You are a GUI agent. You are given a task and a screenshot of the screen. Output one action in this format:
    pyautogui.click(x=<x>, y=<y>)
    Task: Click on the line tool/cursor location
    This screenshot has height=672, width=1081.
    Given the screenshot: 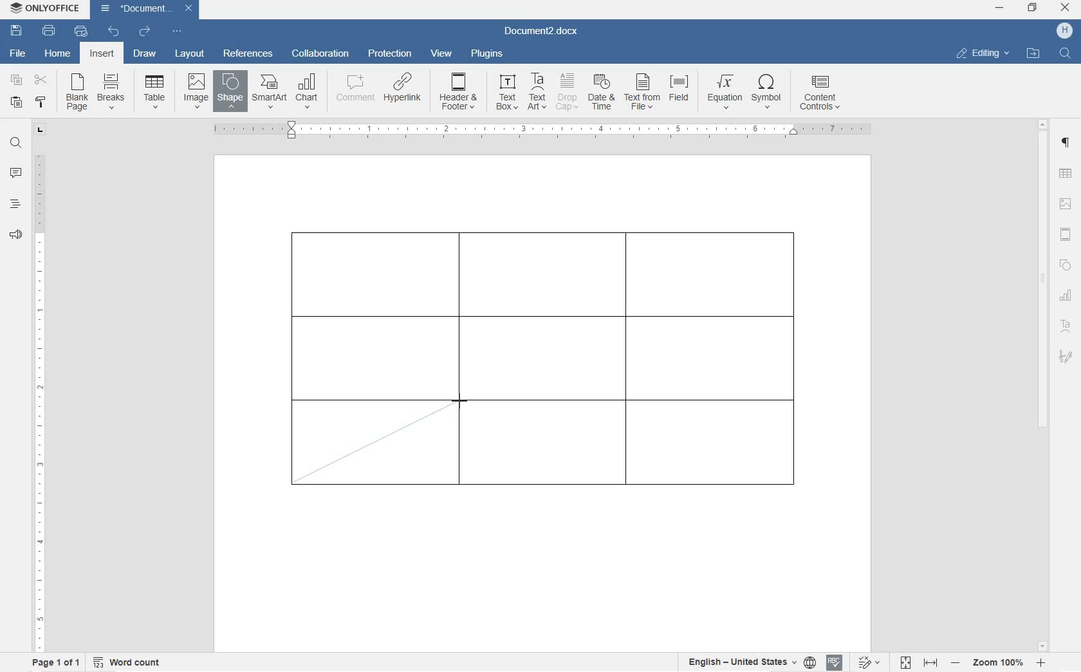 What is the action you would take?
    pyautogui.click(x=461, y=402)
    